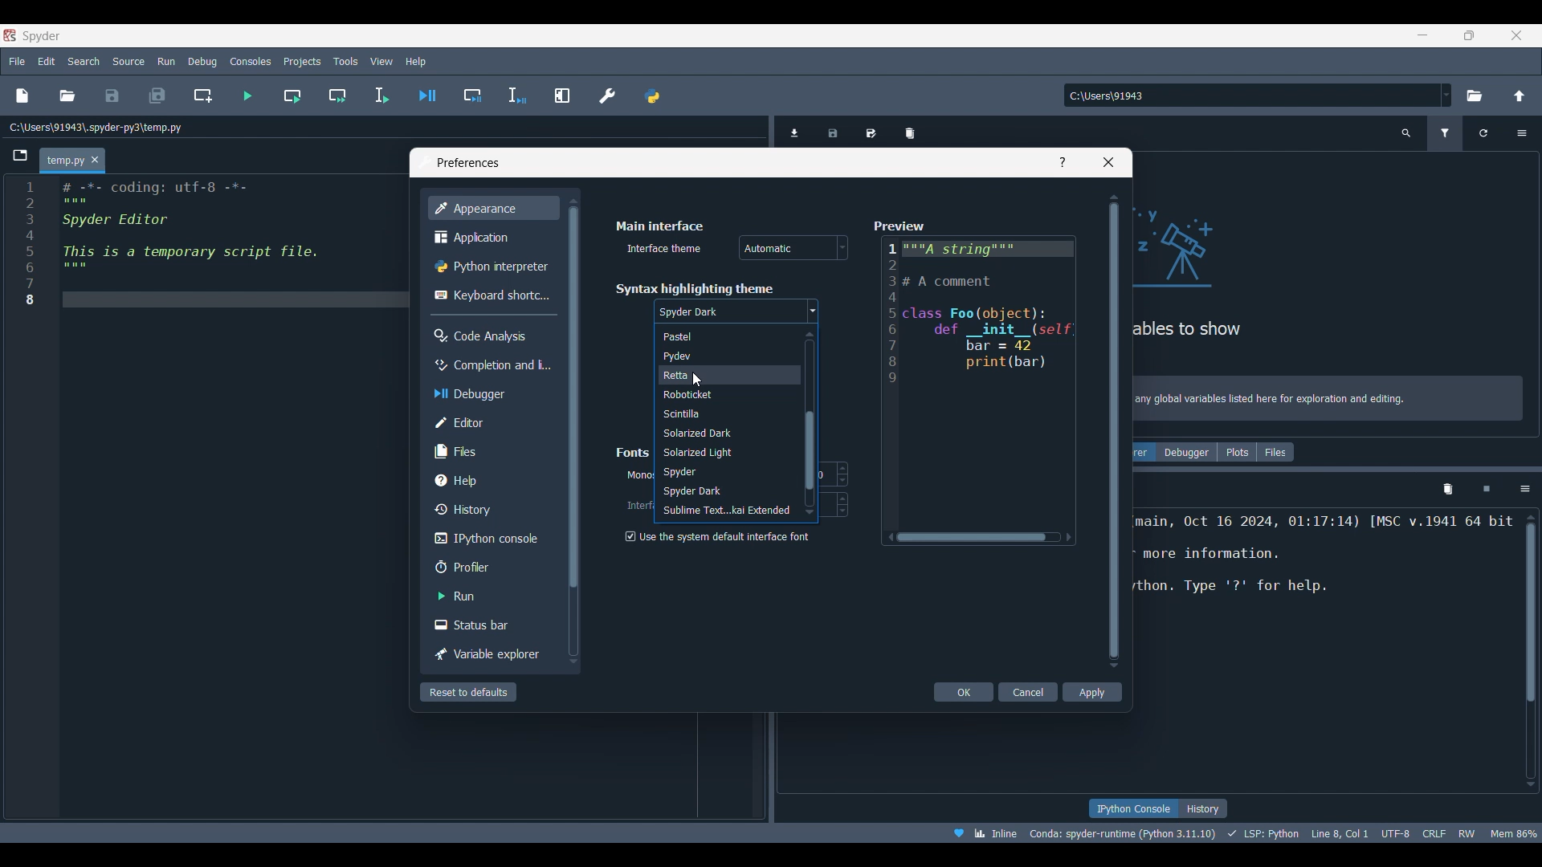  Describe the element at coordinates (292, 96) in the screenshot. I see `Run current cell` at that location.